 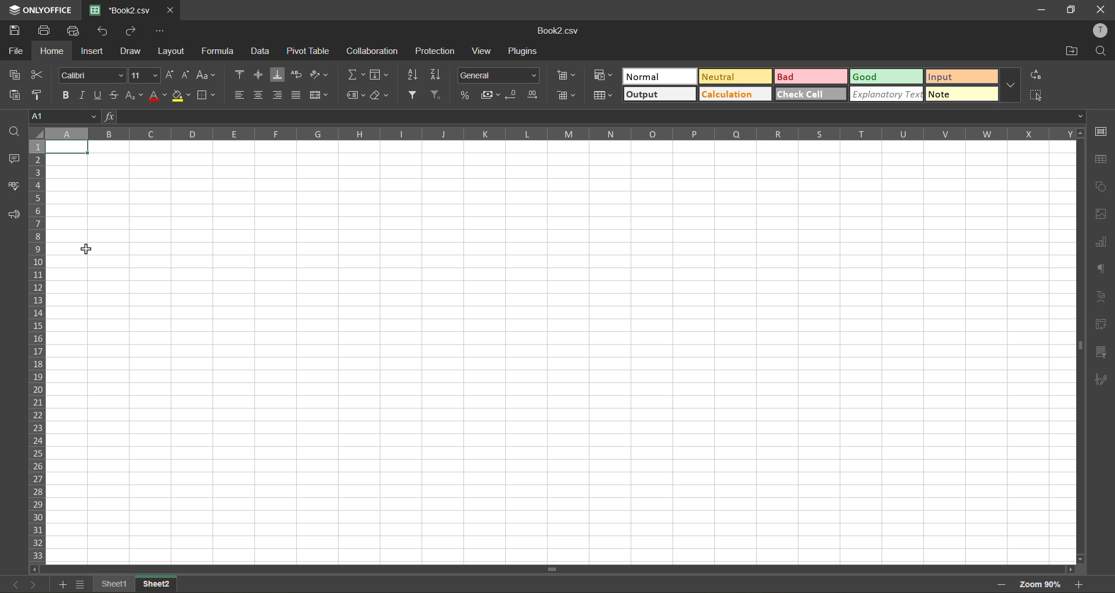 I want to click on home, so click(x=49, y=50).